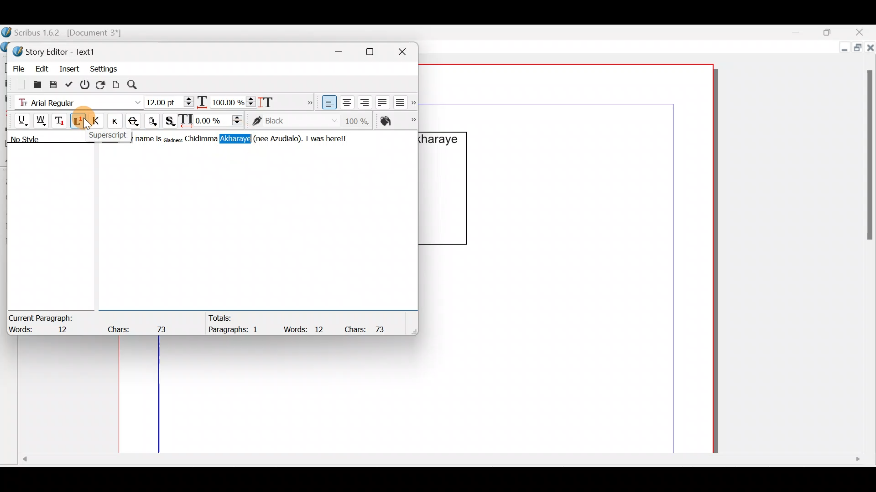 The height and width of the screenshot is (492, 876). I want to click on Maximize, so click(856, 49).